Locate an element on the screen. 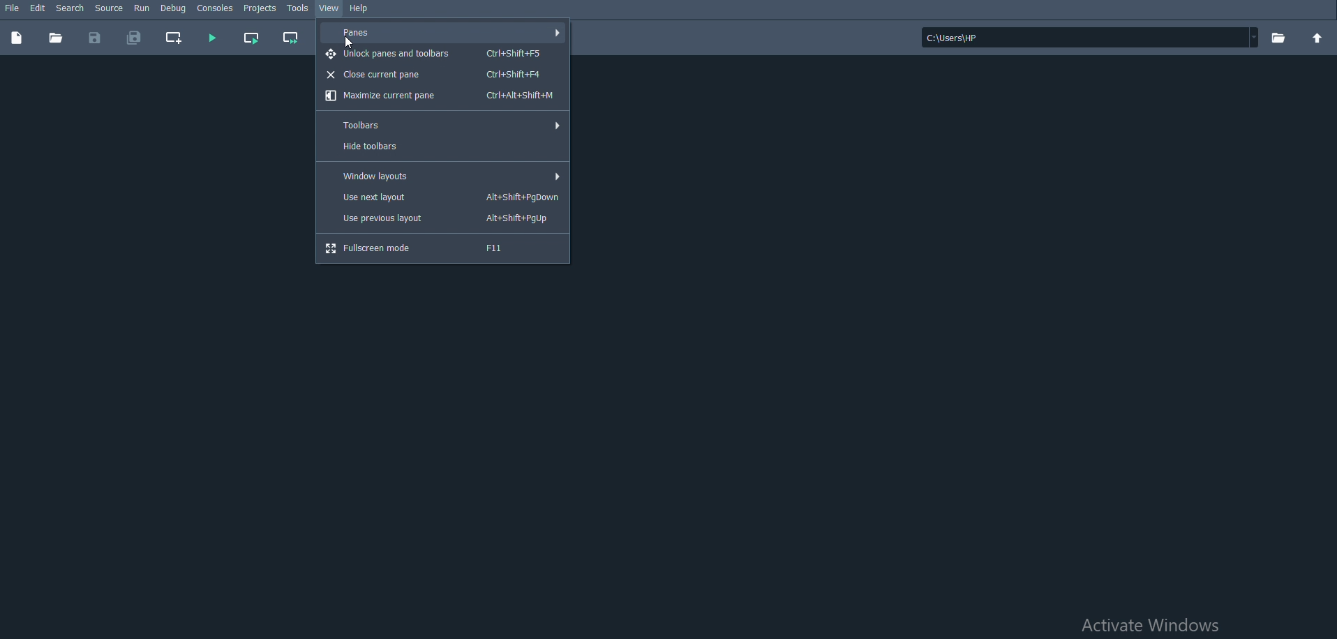  Tools is located at coordinates (298, 7).